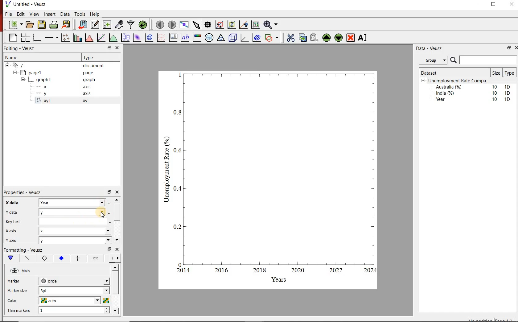 The height and width of the screenshot is (322, 518). Describe the element at coordinates (28, 258) in the screenshot. I see `plot line` at that location.